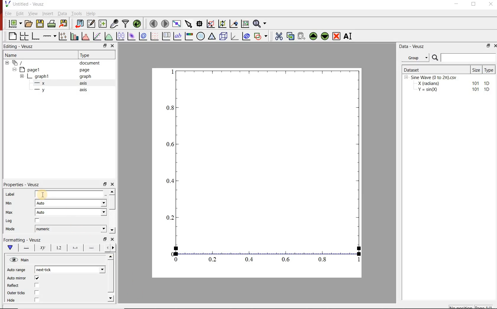 Image resolution: width=497 pixels, height=309 pixels. What do you see at coordinates (115, 24) in the screenshot?
I see `capture remote data` at bounding box center [115, 24].